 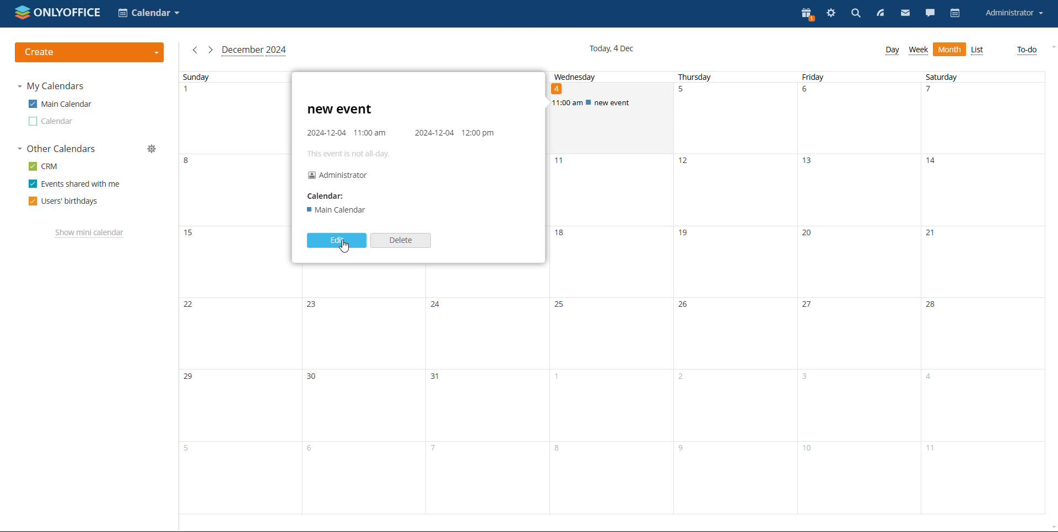 What do you see at coordinates (210, 50) in the screenshot?
I see `next month` at bounding box center [210, 50].